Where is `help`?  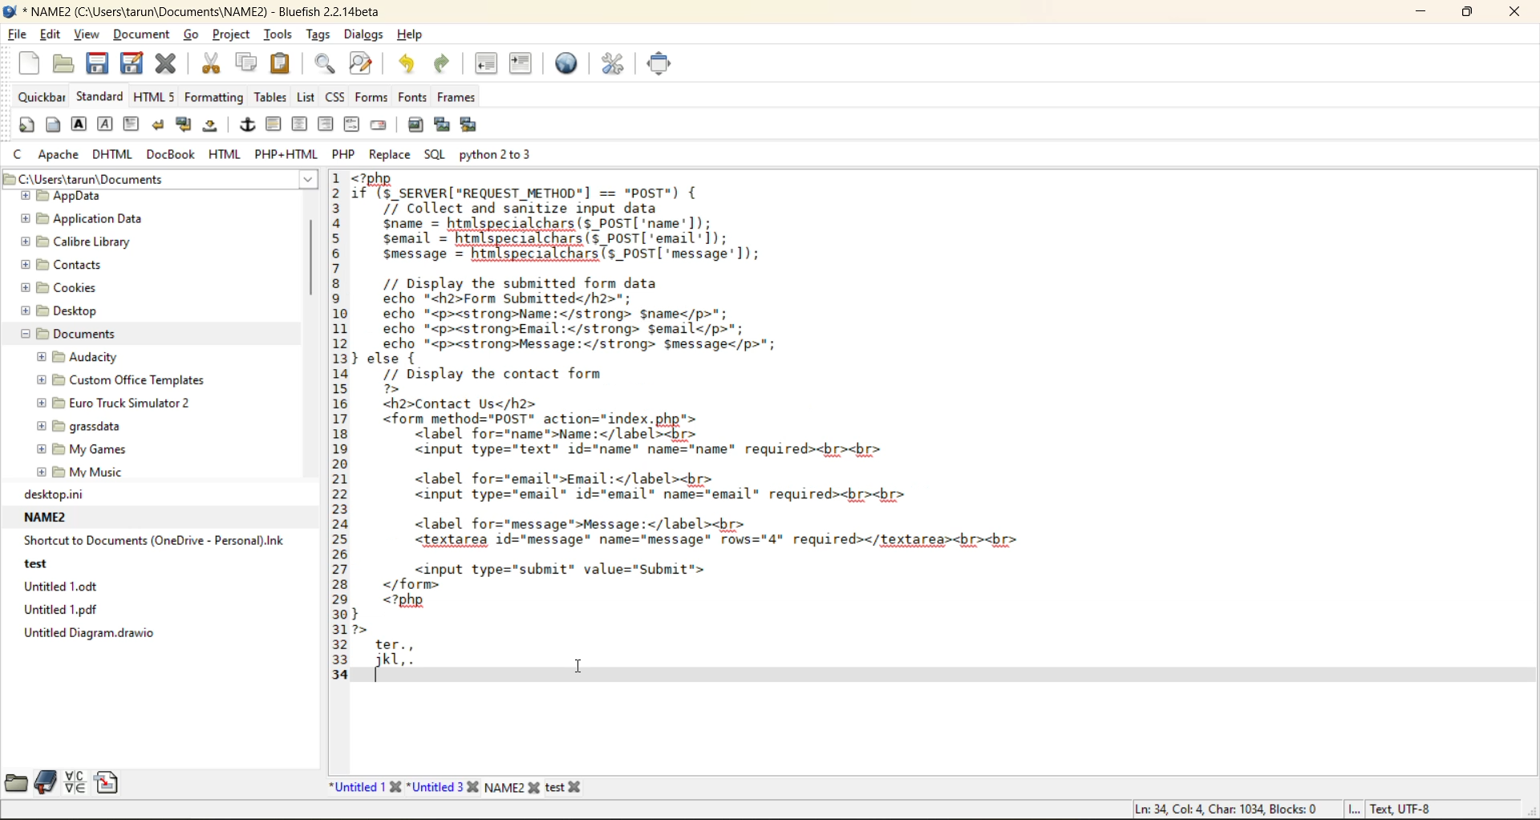 help is located at coordinates (407, 36).